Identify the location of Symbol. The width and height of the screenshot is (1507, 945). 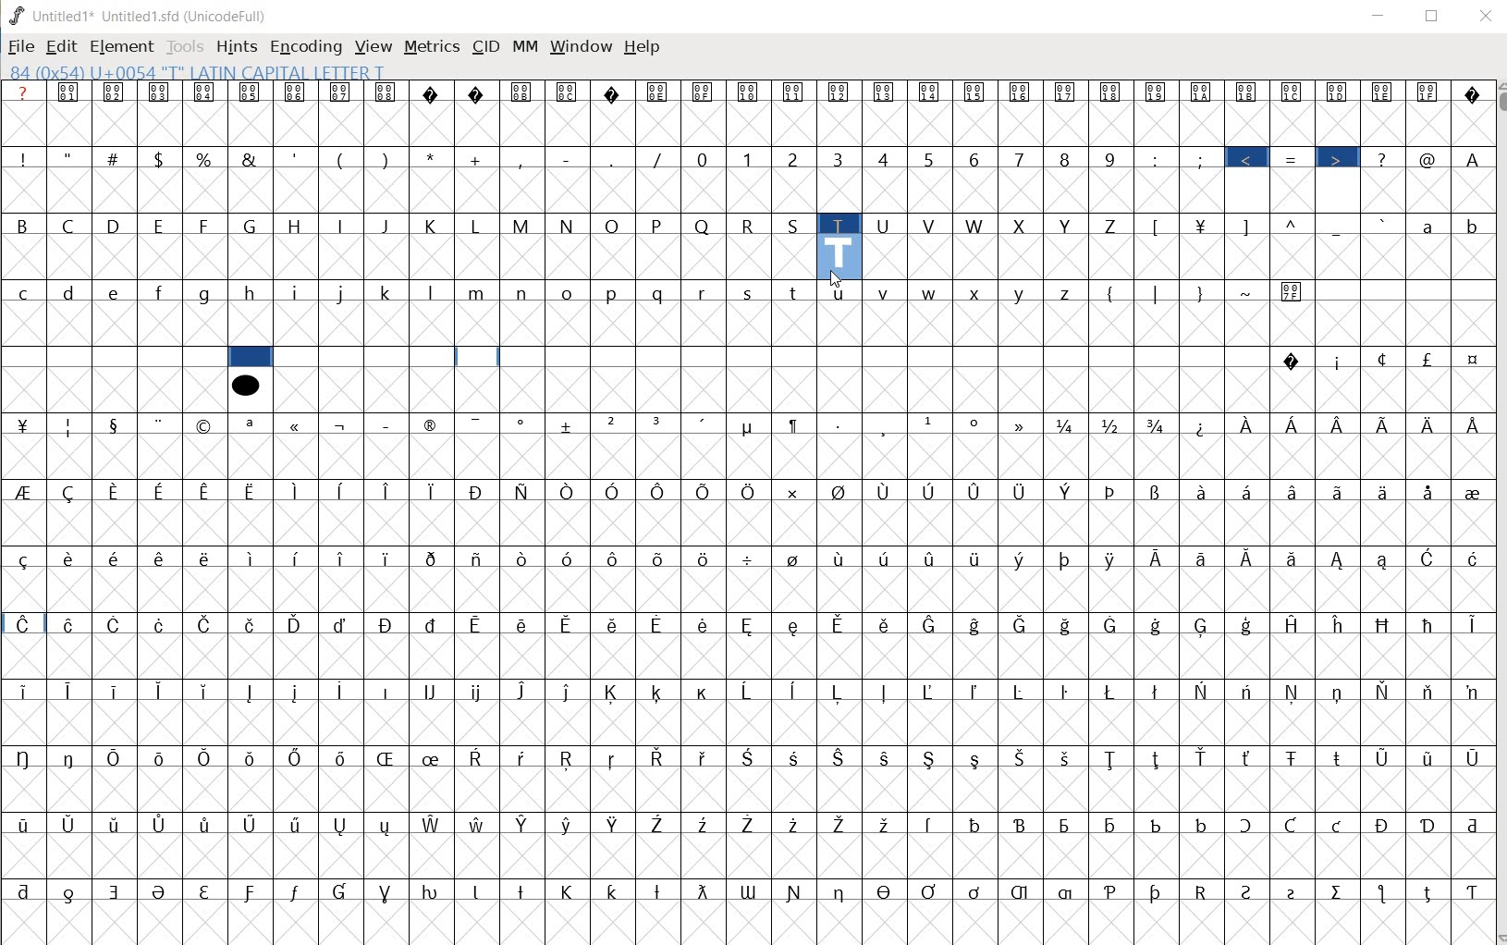
(524, 824).